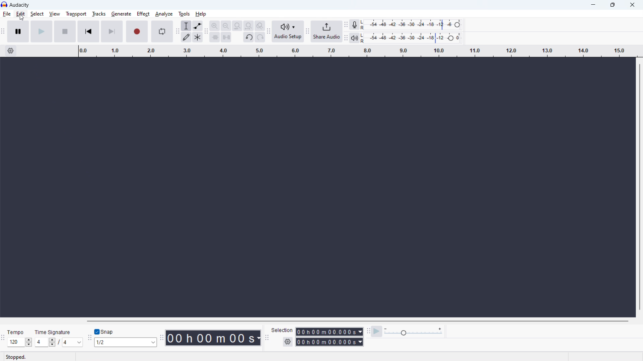 The image size is (643, 361). I want to click on Cursor, so click(22, 17).